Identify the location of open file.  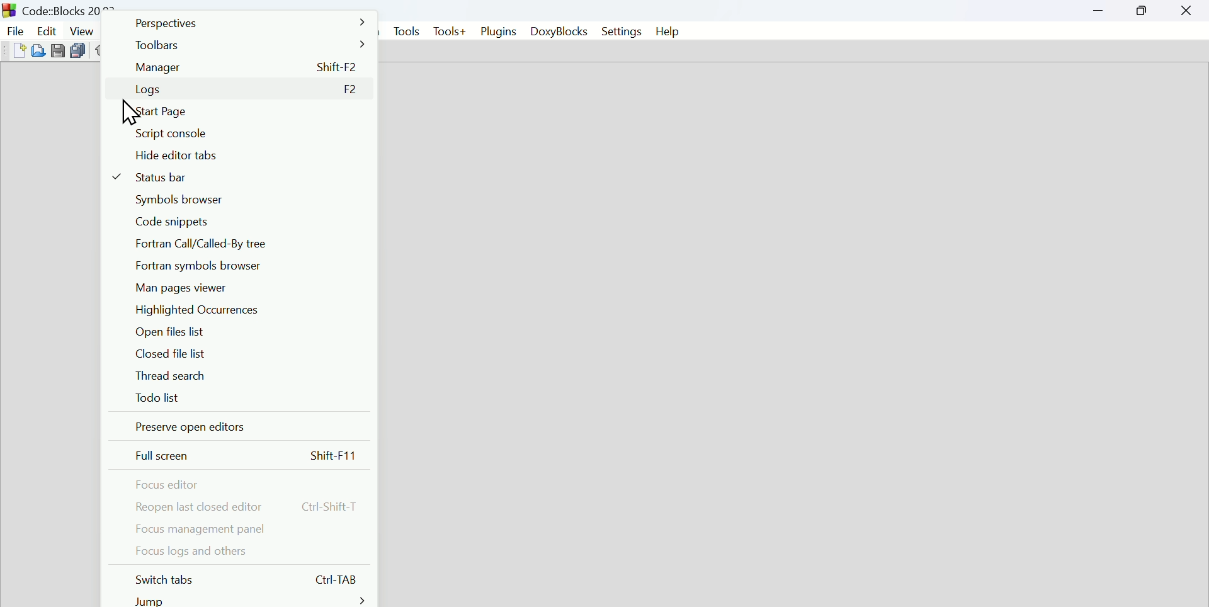
(38, 50).